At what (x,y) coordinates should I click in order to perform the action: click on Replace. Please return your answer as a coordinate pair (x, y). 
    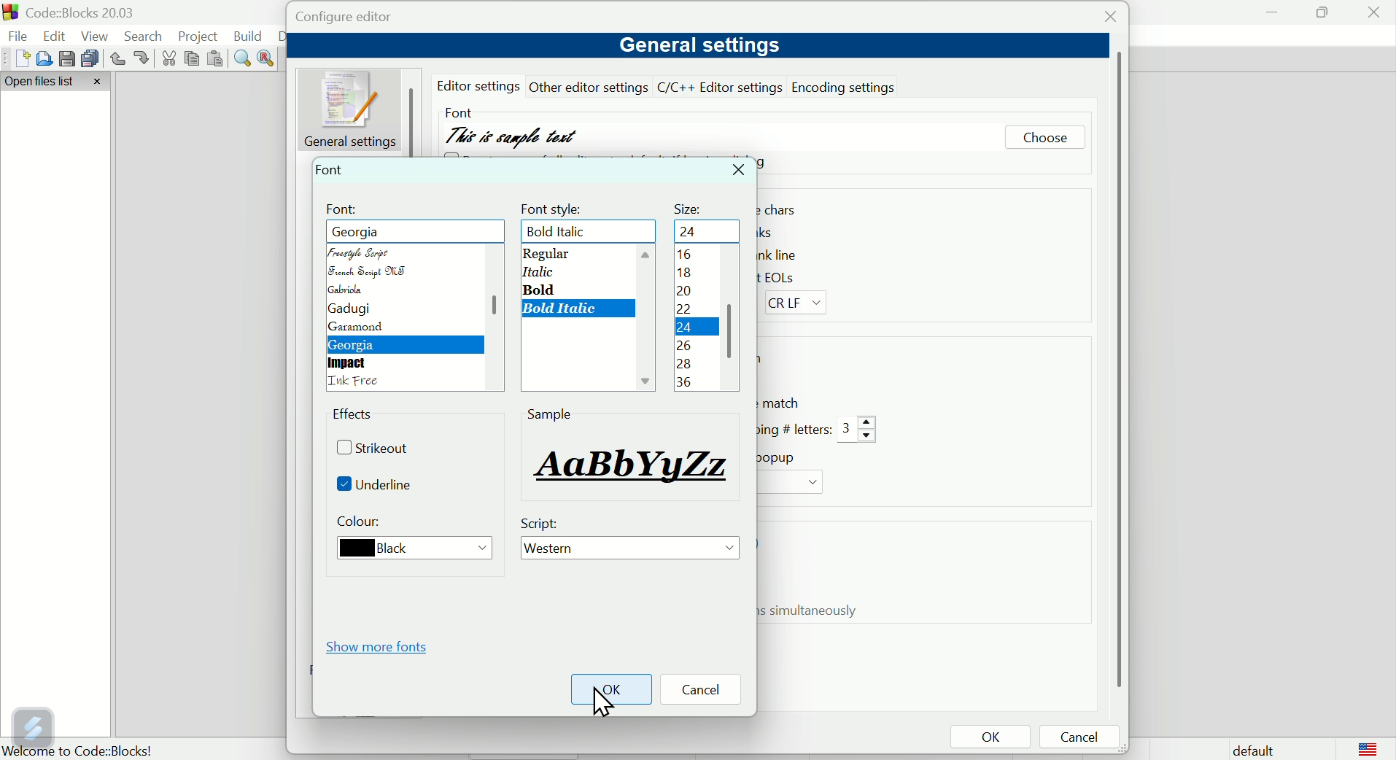
    Looking at the image, I should click on (268, 57).